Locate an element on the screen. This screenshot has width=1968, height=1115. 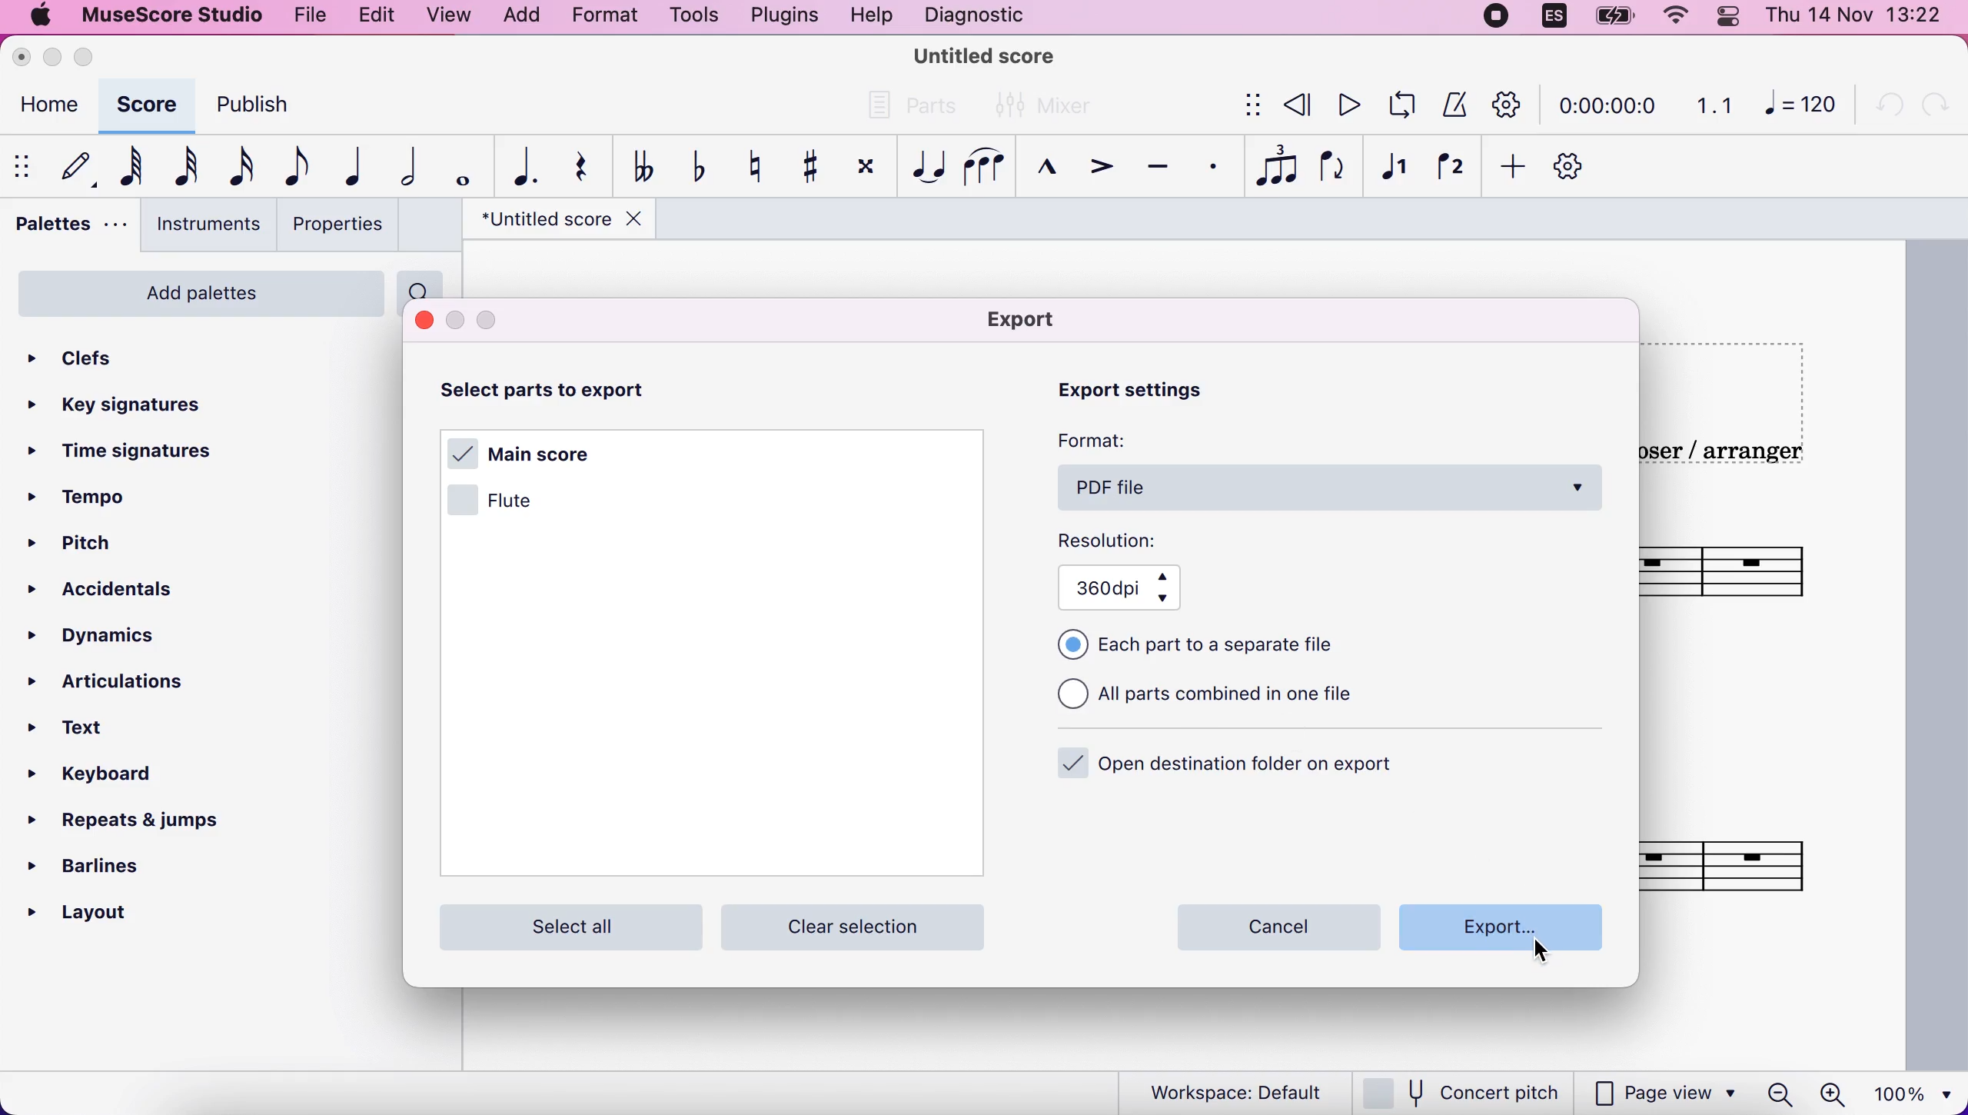
customize toolbar is located at coordinates (1574, 165).